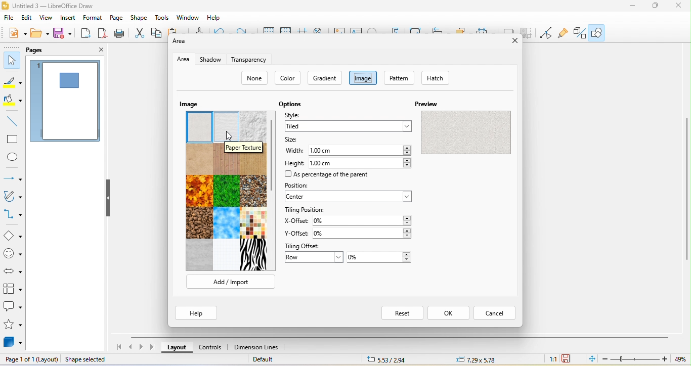 The width and height of the screenshot is (691, 366). I want to click on shadow, so click(508, 30).